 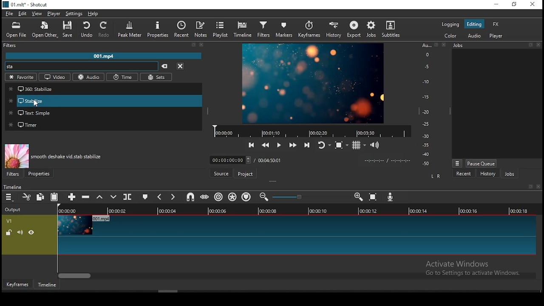 I want to click on minimize, so click(x=496, y=4).